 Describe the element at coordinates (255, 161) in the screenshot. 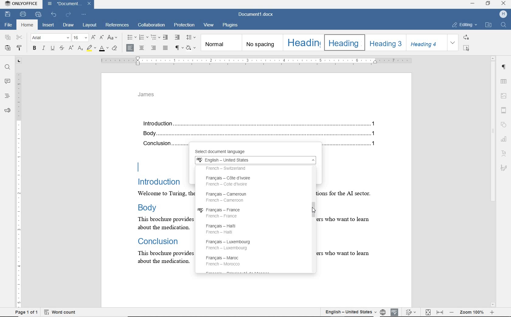

I see `English - United States` at that location.